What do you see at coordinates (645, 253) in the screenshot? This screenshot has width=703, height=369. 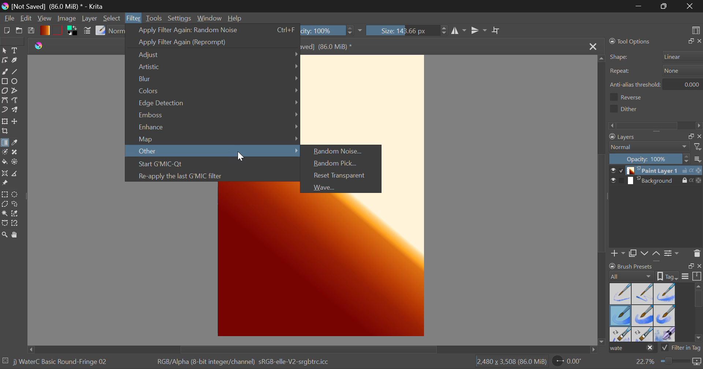 I see `move down` at bounding box center [645, 253].